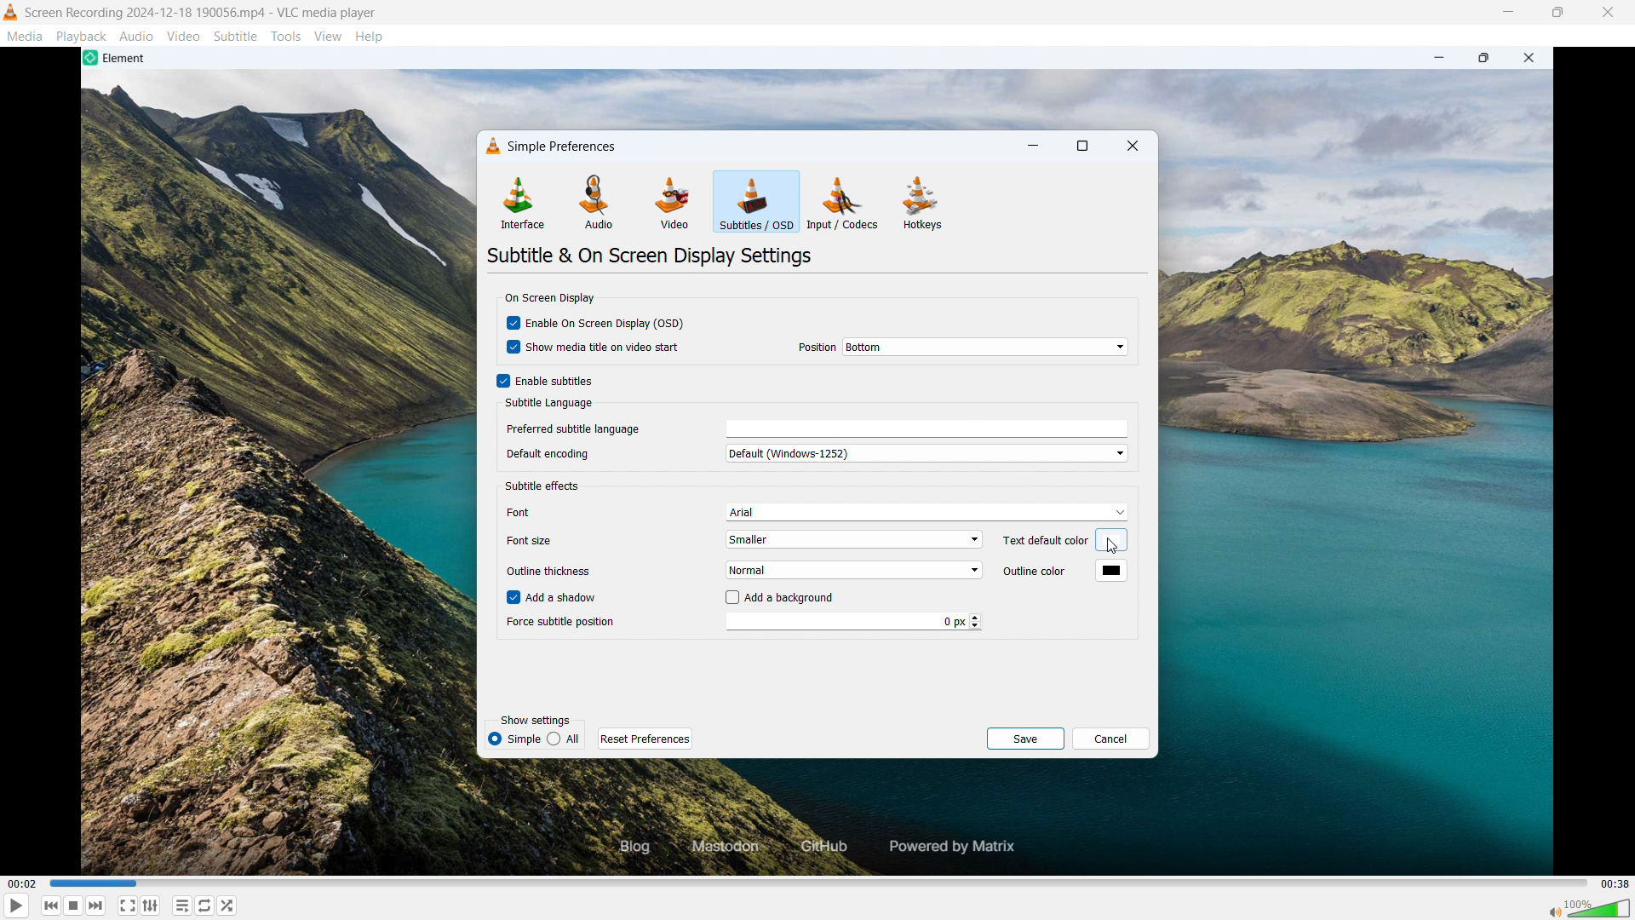  What do you see at coordinates (286, 36) in the screenshot?
I see `Tools ` at bounding box center [286, 36].